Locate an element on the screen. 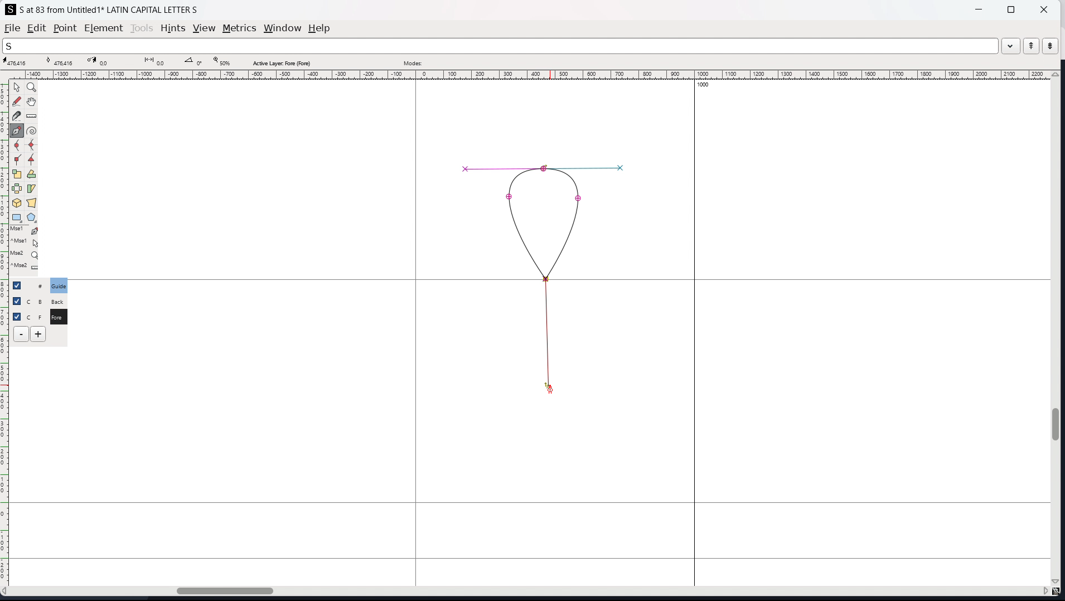 This screenshot has height=601, width=1065. Mse2 is located at coordinates (26, 254).